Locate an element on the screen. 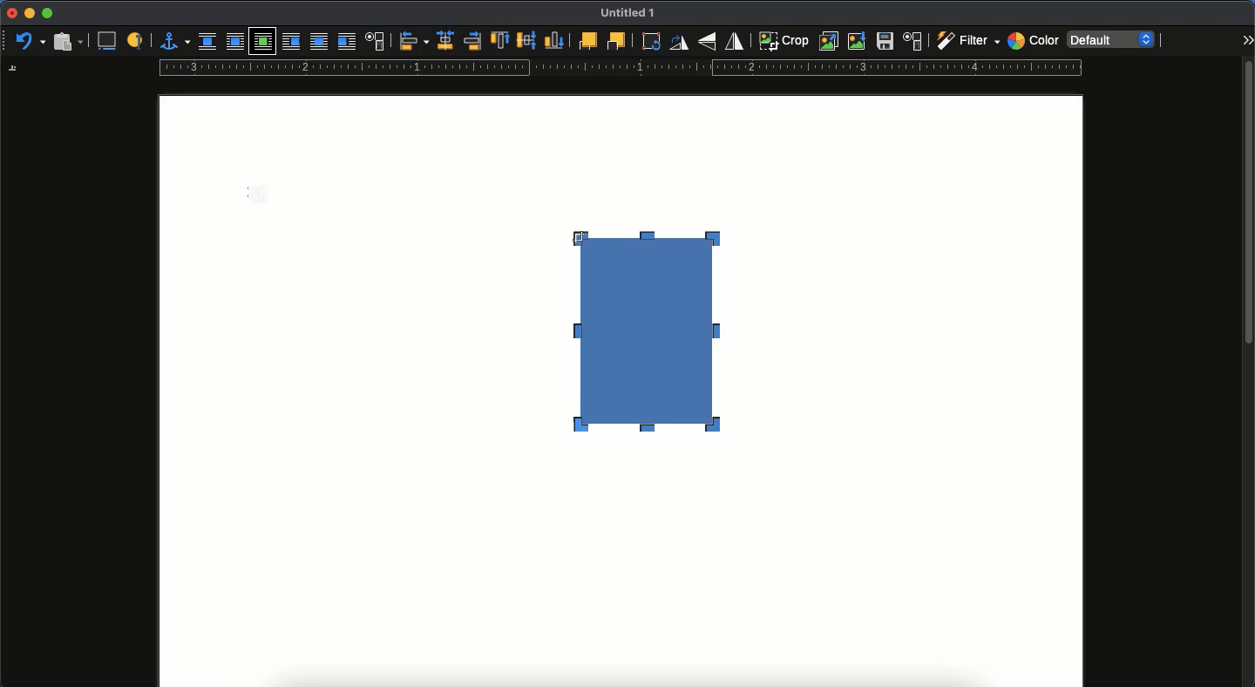 The height and width of the screenshot is (687, 1255). mouse up is located at coordinates (578, 236).